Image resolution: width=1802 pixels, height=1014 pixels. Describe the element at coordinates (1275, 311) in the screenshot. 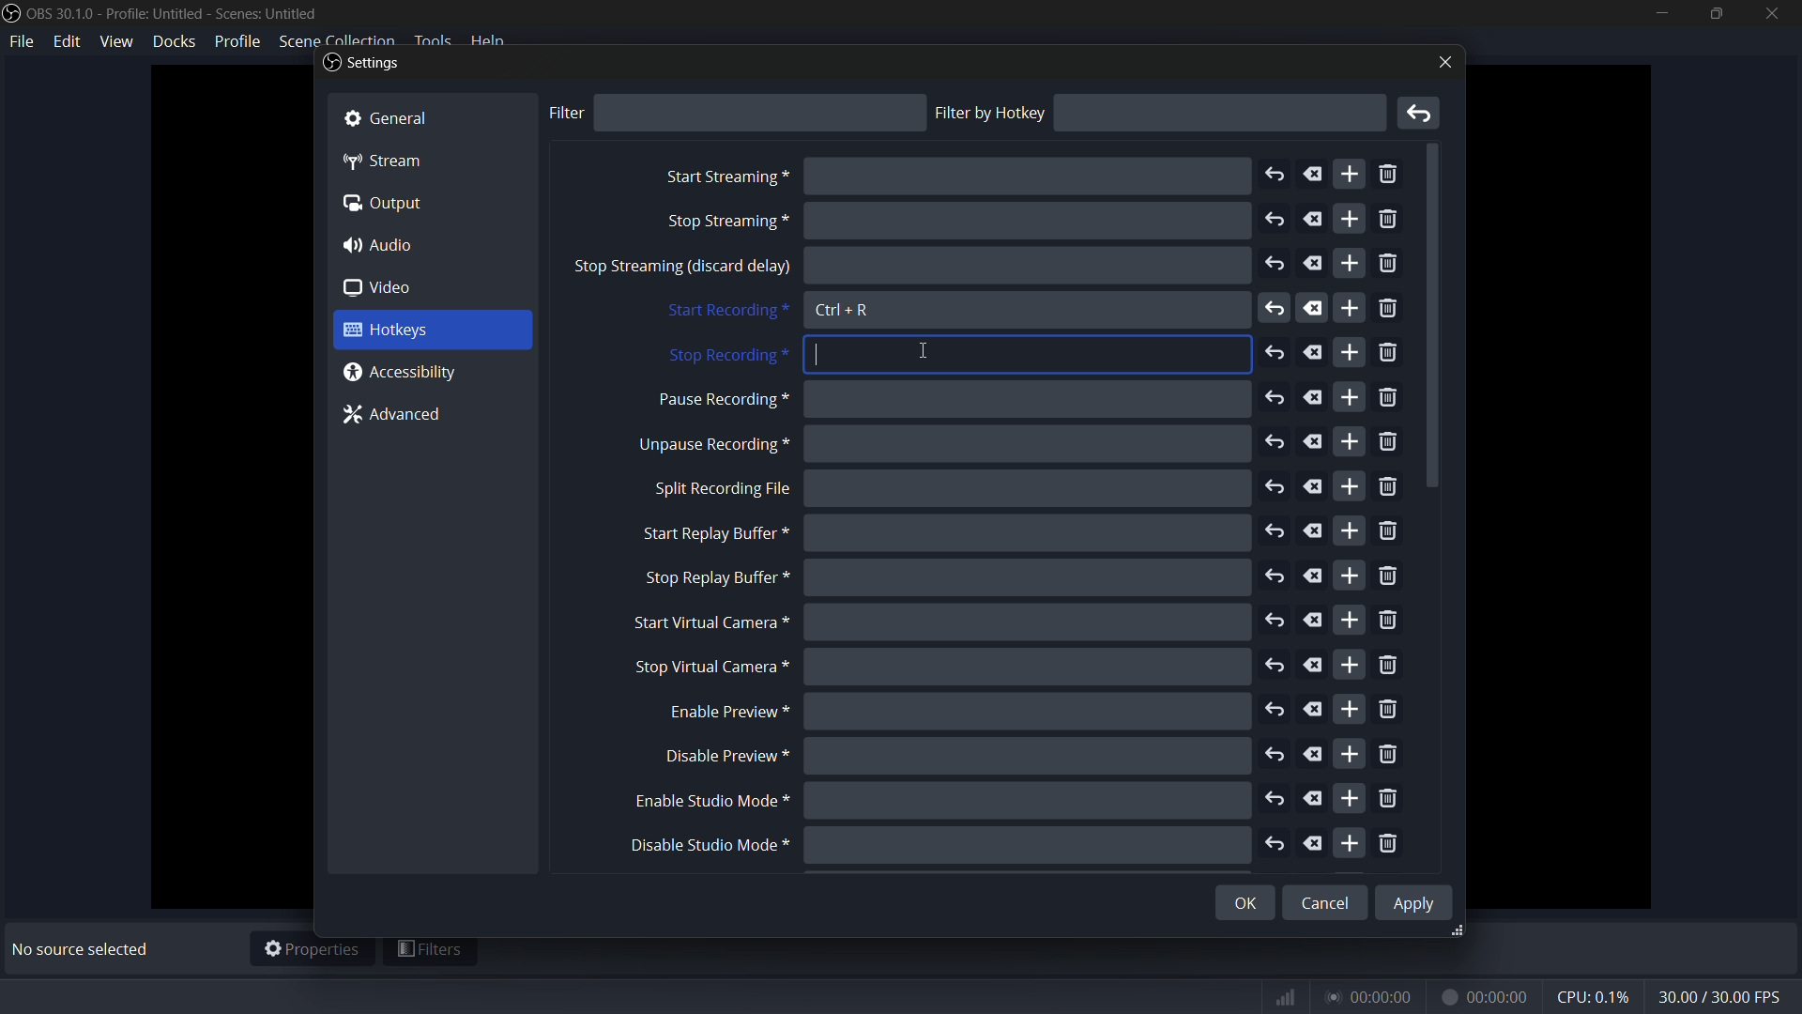

I see `undo` at that location.